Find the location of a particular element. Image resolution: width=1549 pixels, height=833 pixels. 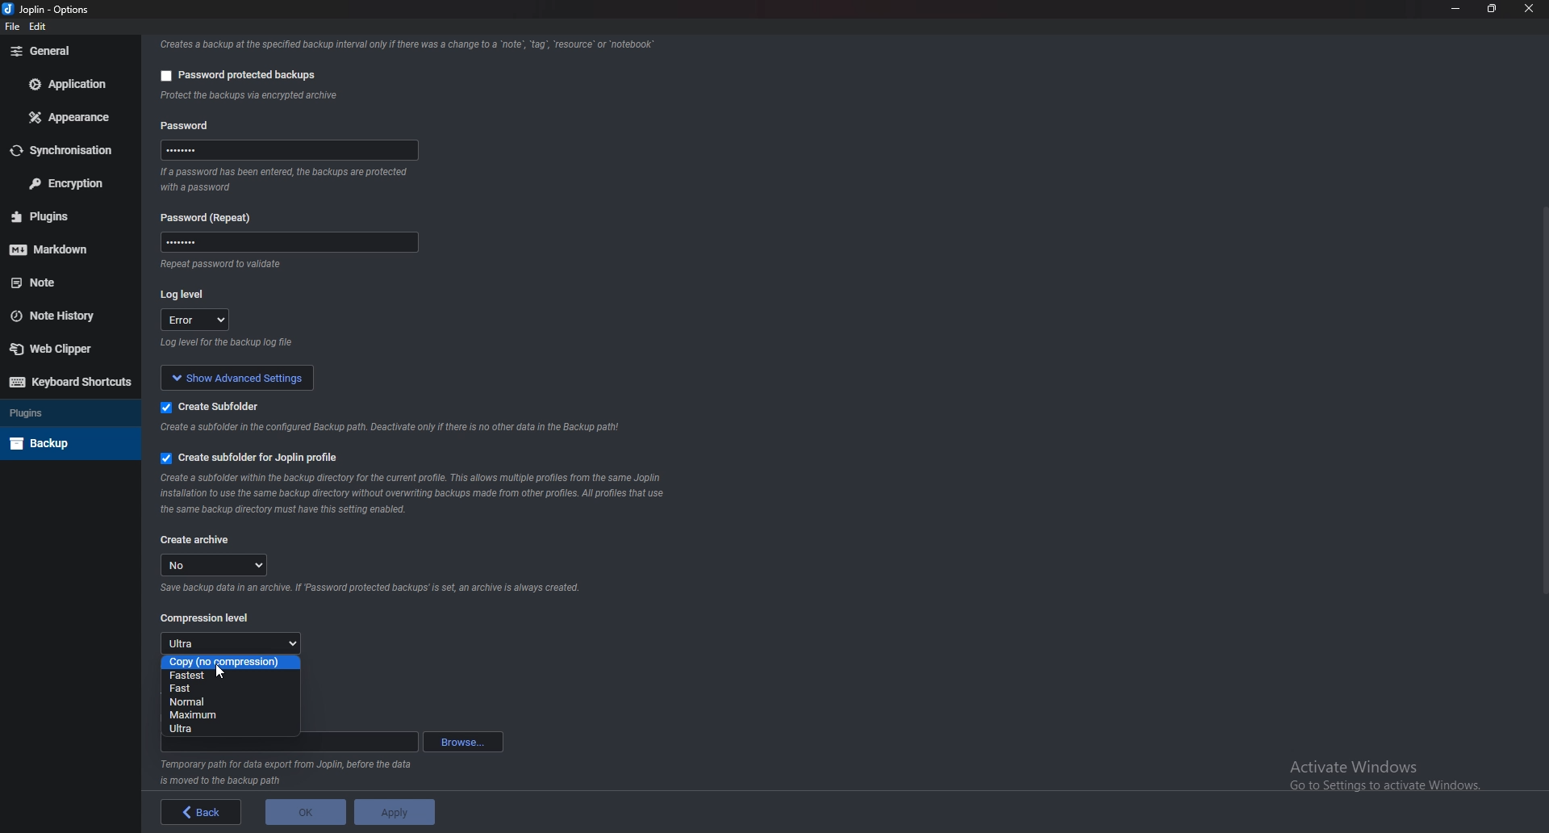

info is located at coordinates (255, 266).